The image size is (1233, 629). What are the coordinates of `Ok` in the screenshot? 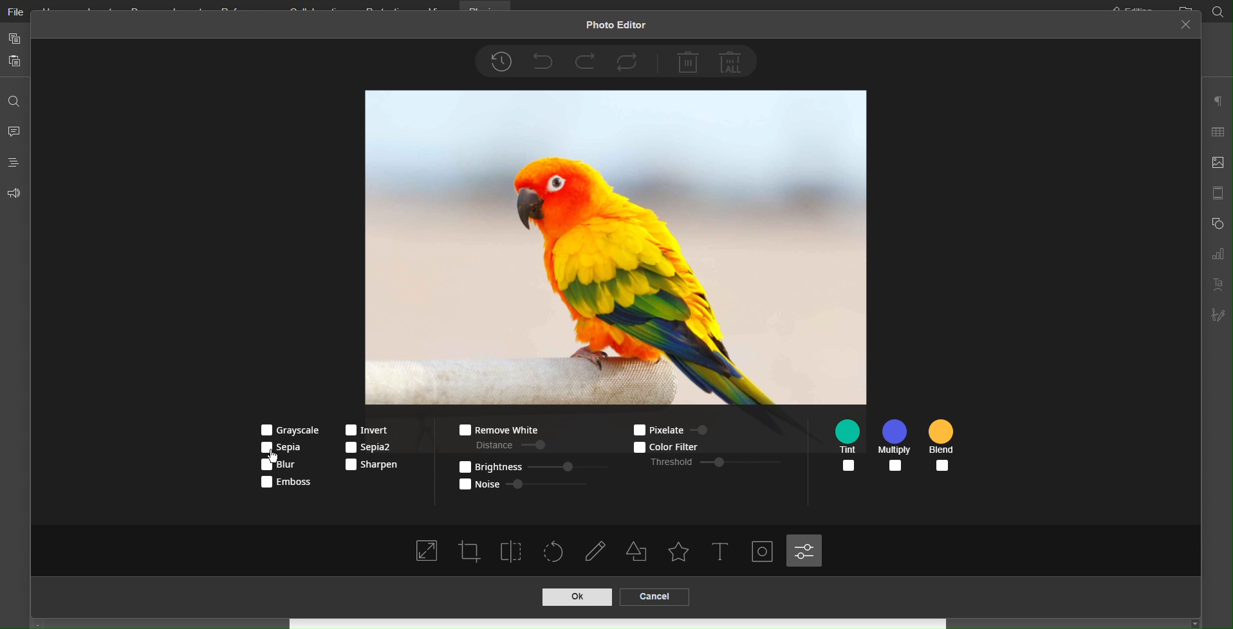 It's located at (575, 597).